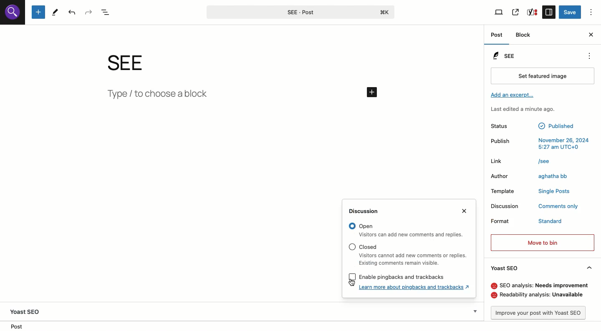  What do you see at coordinates (550, 12) in the screenshot?
I see `Sidebar` at bounding box center [550, 12].